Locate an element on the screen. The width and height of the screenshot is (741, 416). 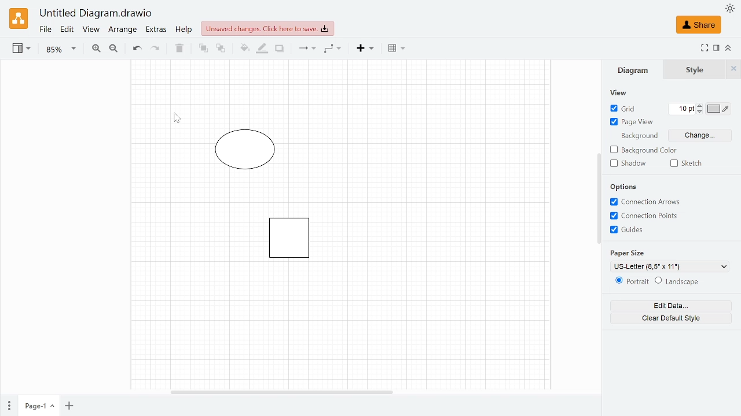
TO front is located at coordinates (203, 49).